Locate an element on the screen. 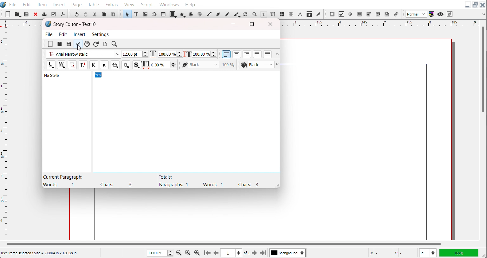  Edit Text is located at coordinates (273, 15).